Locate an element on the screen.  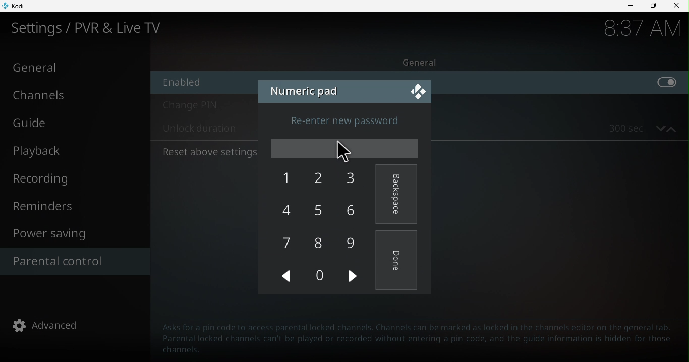
General is located at coordinates (73, 68).